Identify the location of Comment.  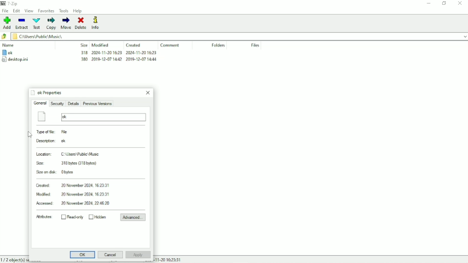
(170, 45).